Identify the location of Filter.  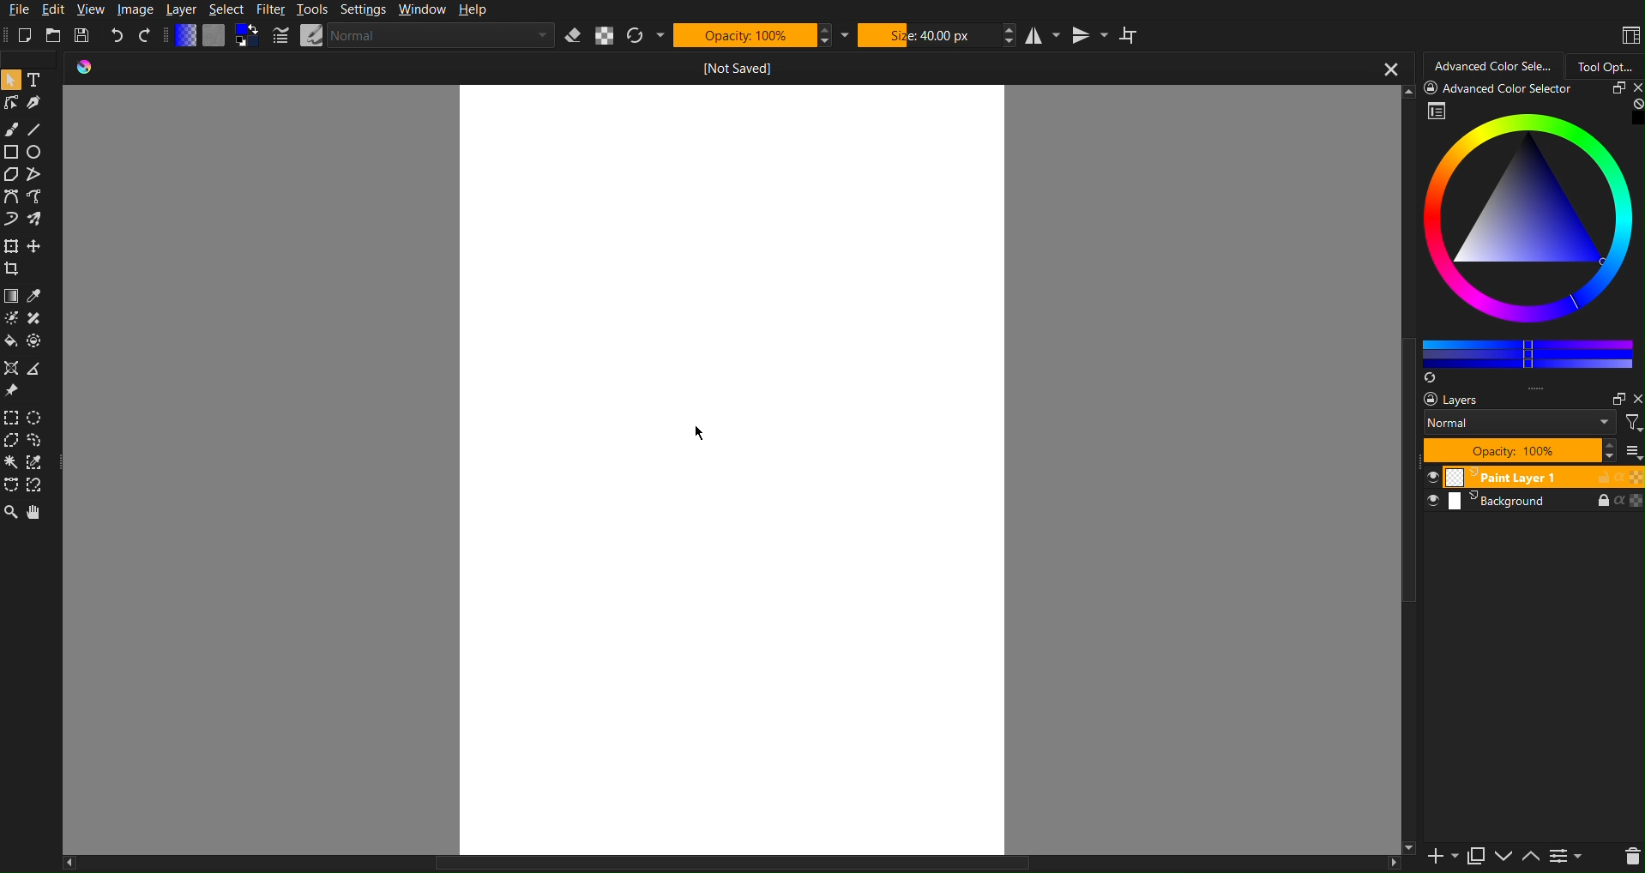
(270, 9).